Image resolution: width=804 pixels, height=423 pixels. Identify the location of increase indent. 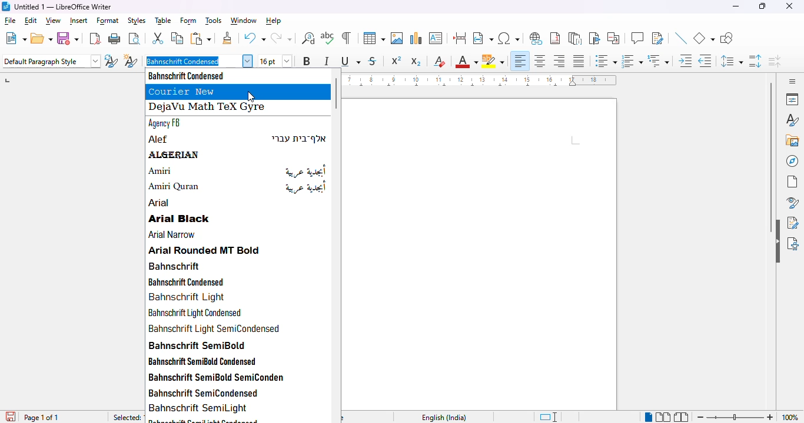
(686, 61).